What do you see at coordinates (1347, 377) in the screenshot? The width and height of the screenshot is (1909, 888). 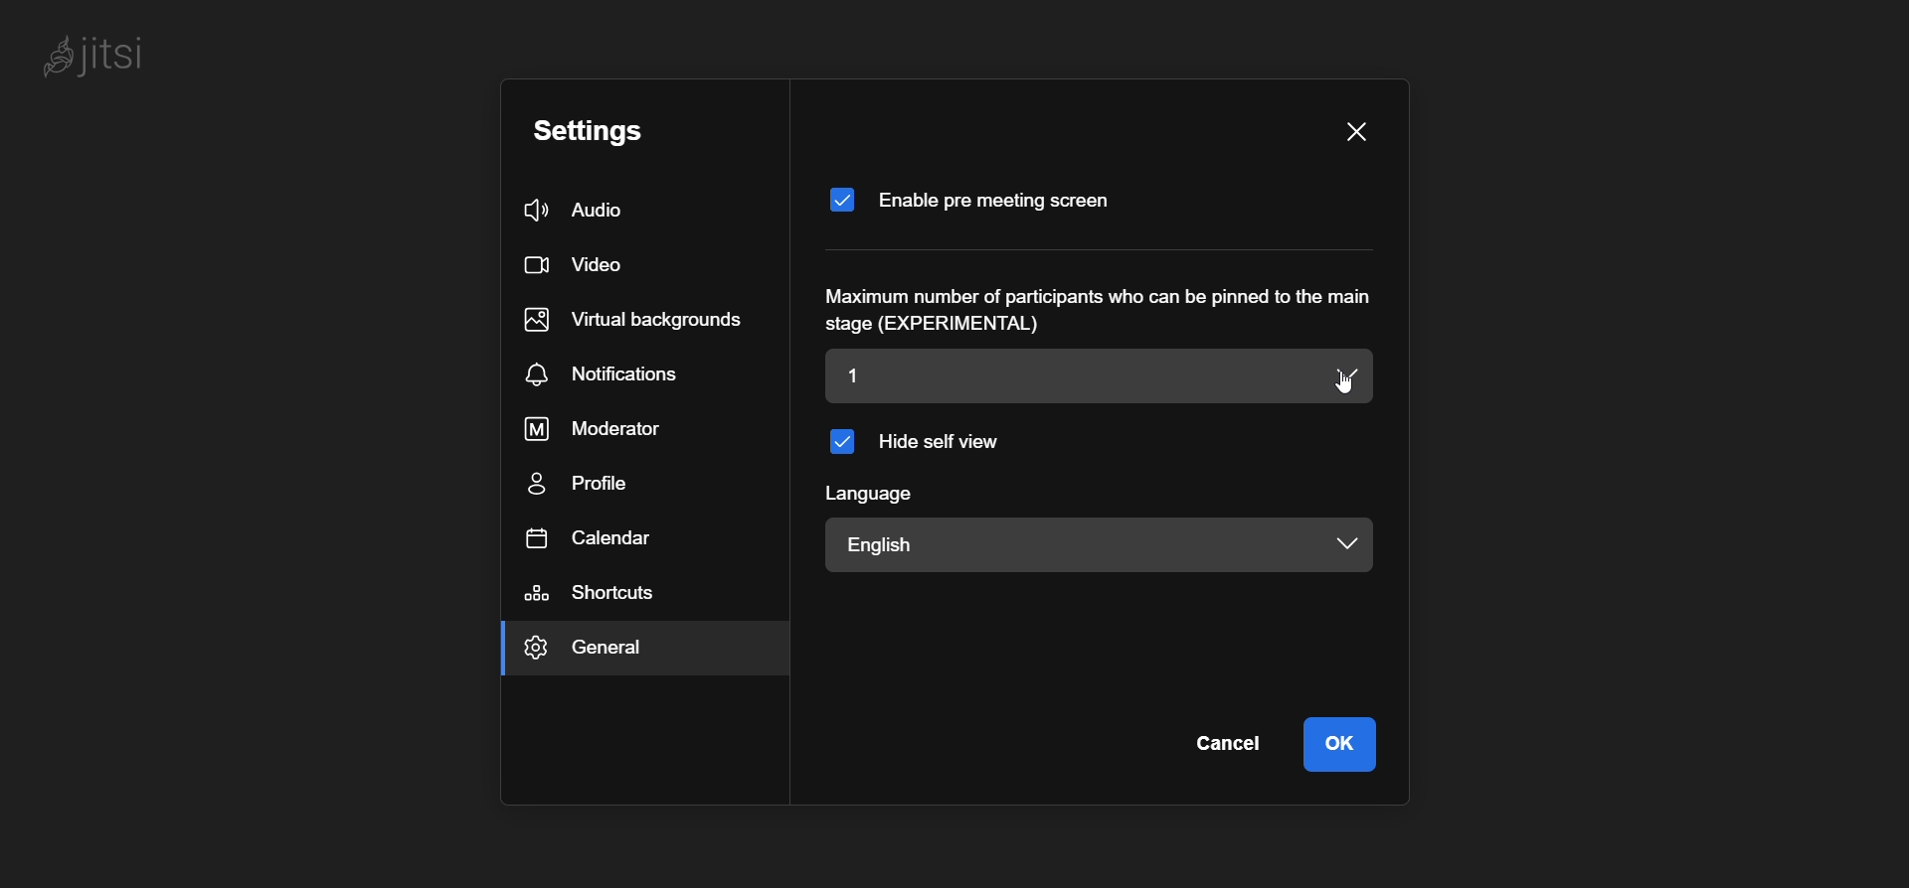 I see `number of participants dropdown` at bounding box center [1347, 377].